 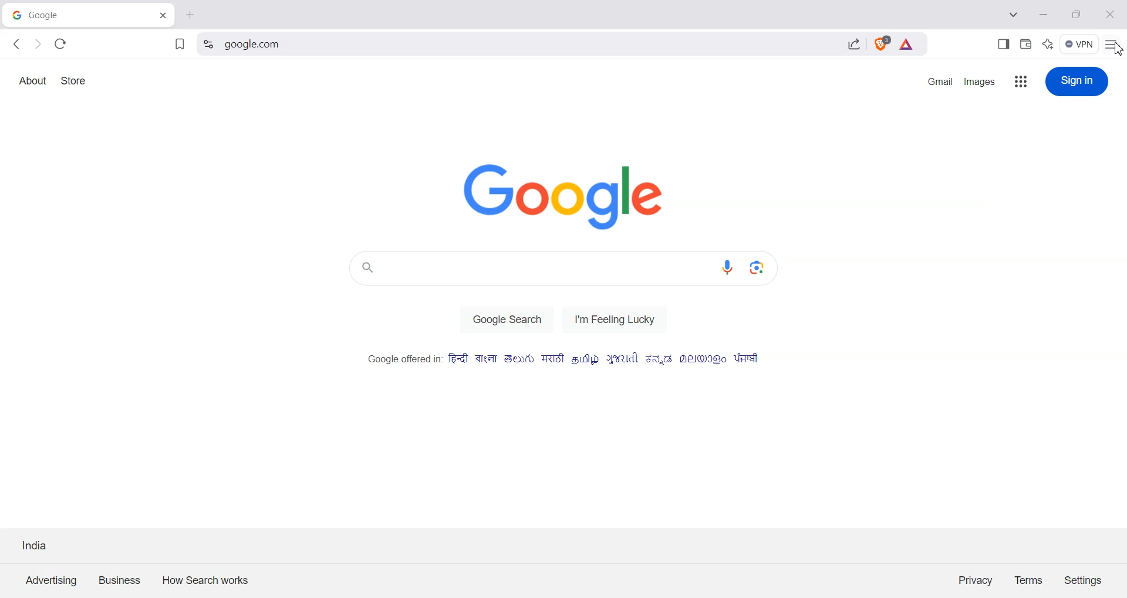 I want to click on I'm Feeling Lucky, so click(x=619, y=319).